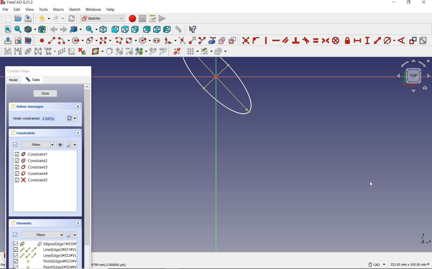 This screenshot has width=432, height=269. I want to click on insert knot, so click(153, 52).